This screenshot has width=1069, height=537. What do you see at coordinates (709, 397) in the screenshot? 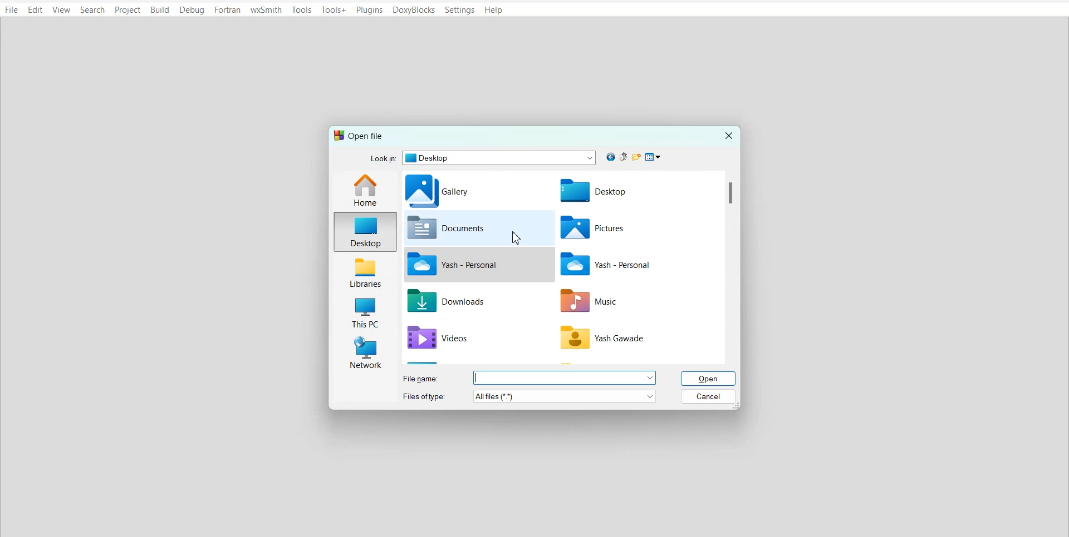
I see `Cancel` at bounding box center [709, 397].